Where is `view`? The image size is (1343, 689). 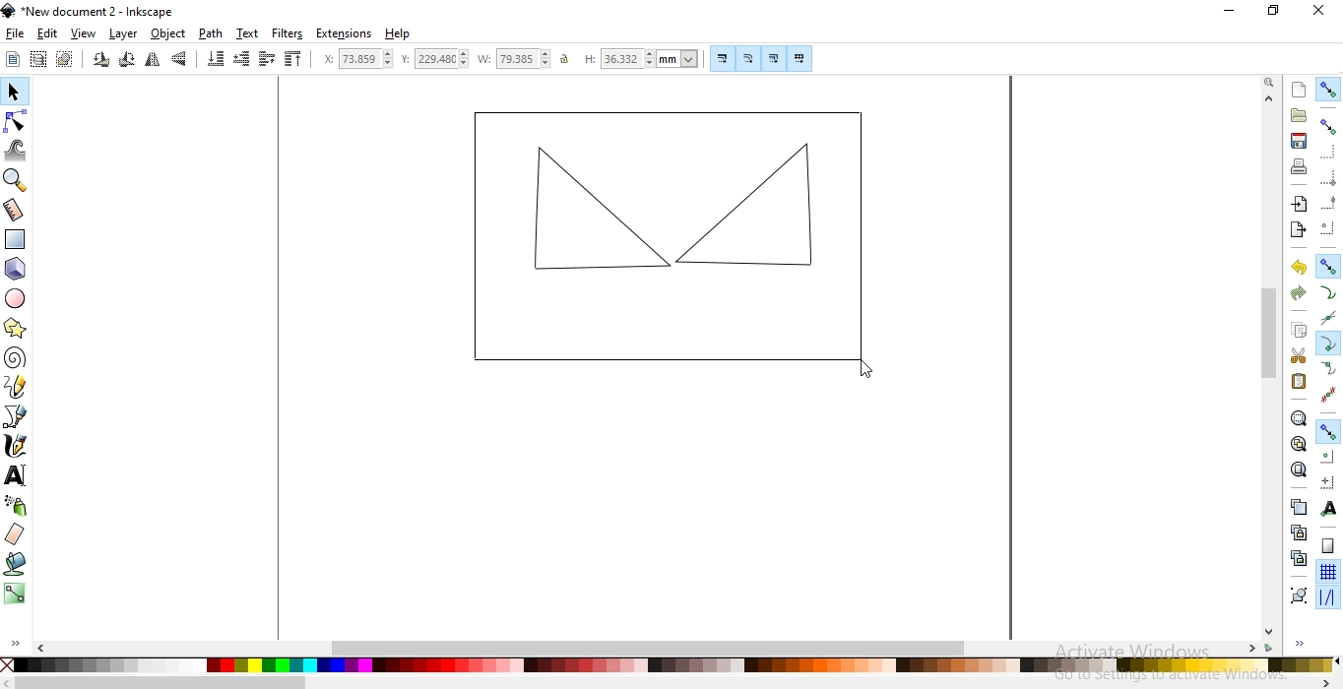 view is located at coordinates (84, 33).